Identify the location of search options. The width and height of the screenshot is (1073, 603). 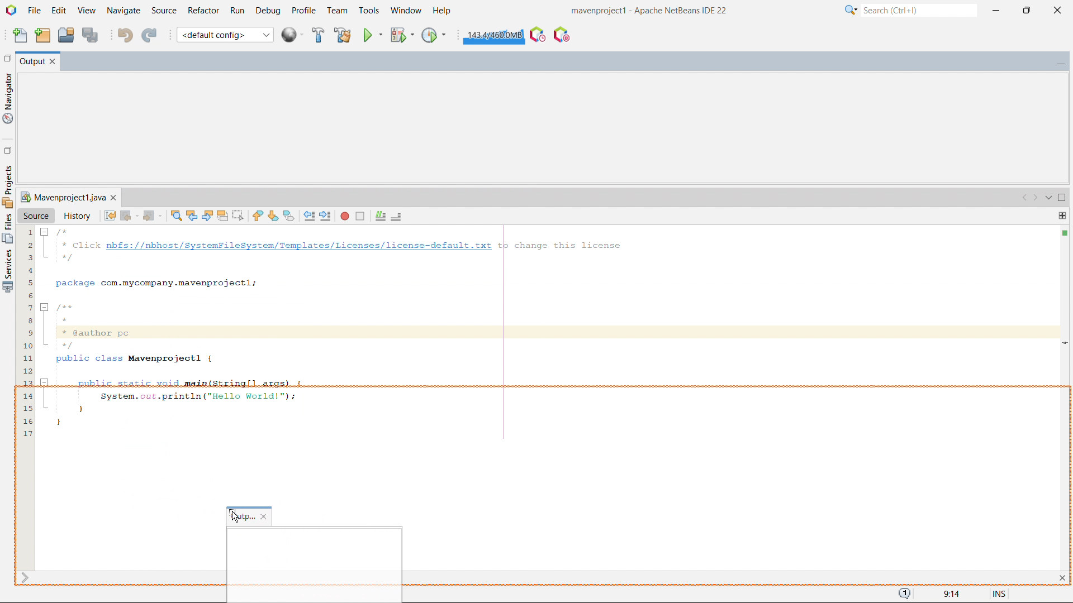
(851, 10).